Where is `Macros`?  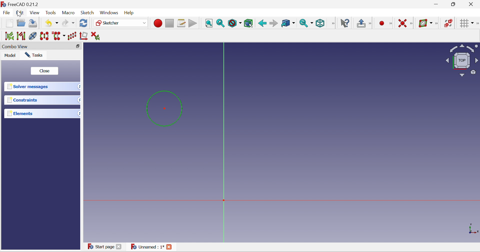 Macros is located at coordinates (181, 23).